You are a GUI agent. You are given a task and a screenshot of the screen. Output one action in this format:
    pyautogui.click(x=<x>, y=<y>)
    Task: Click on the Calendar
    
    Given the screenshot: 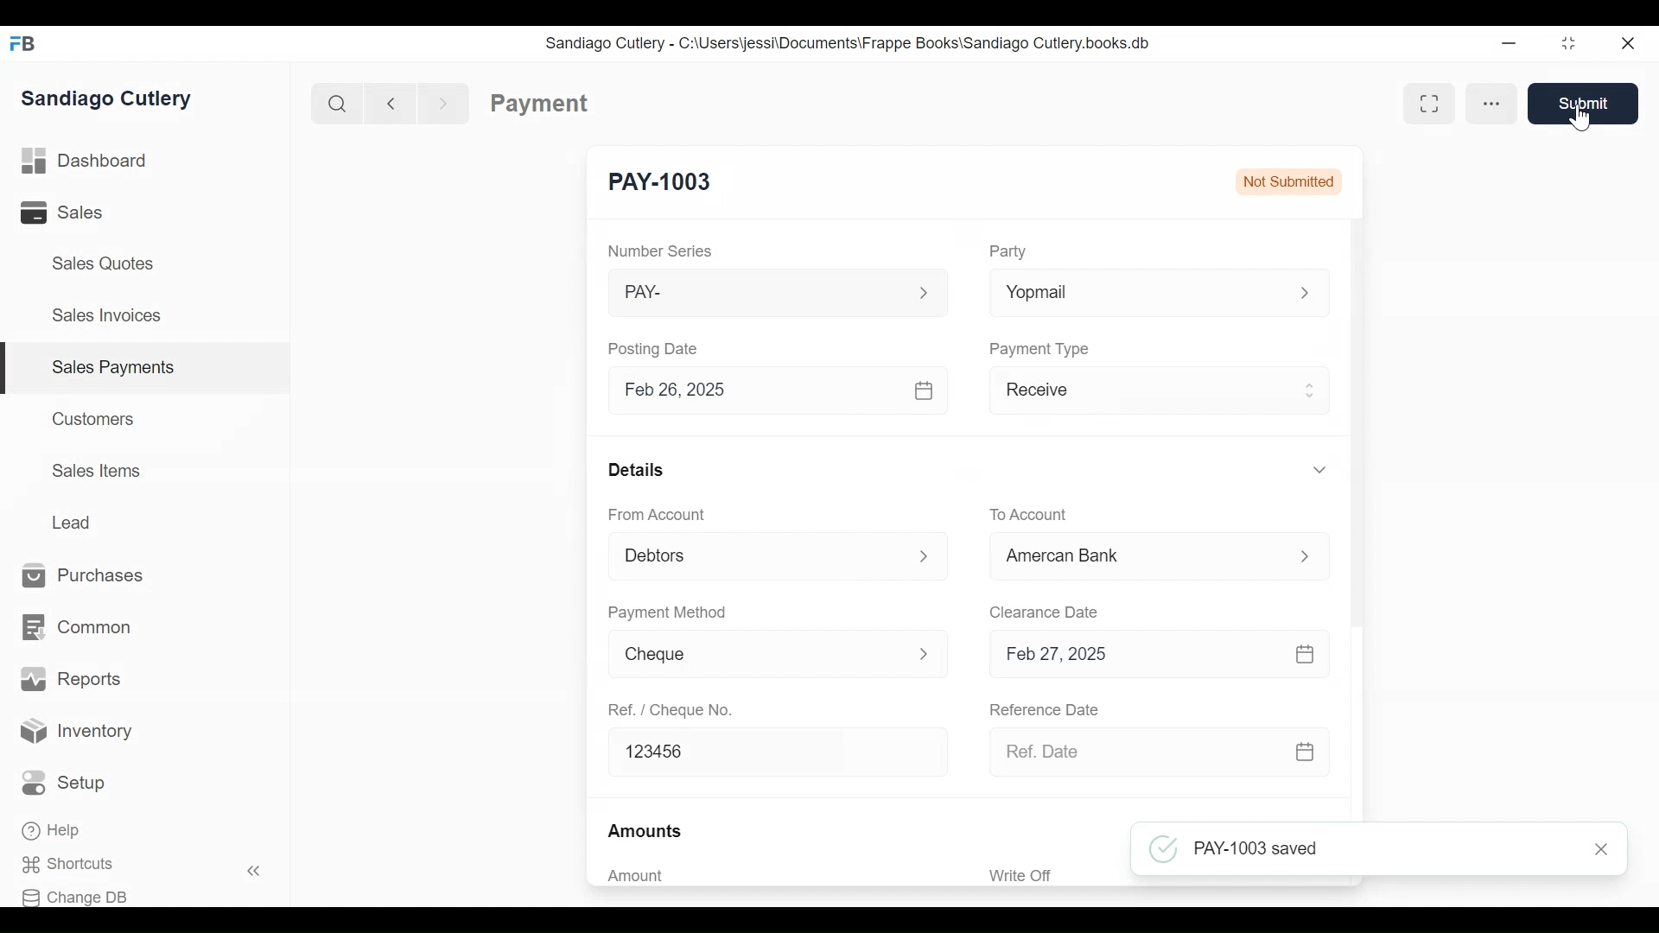 What is the action you would take?
    pyautogui.click(x=1305, y=751)
    